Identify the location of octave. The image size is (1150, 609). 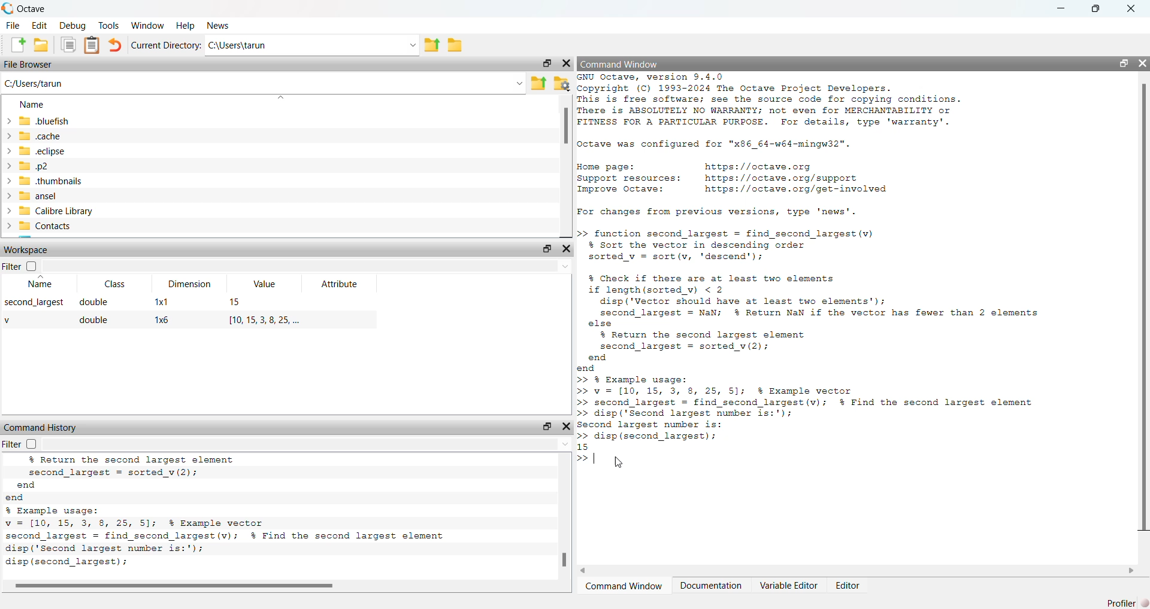
(34, 7).